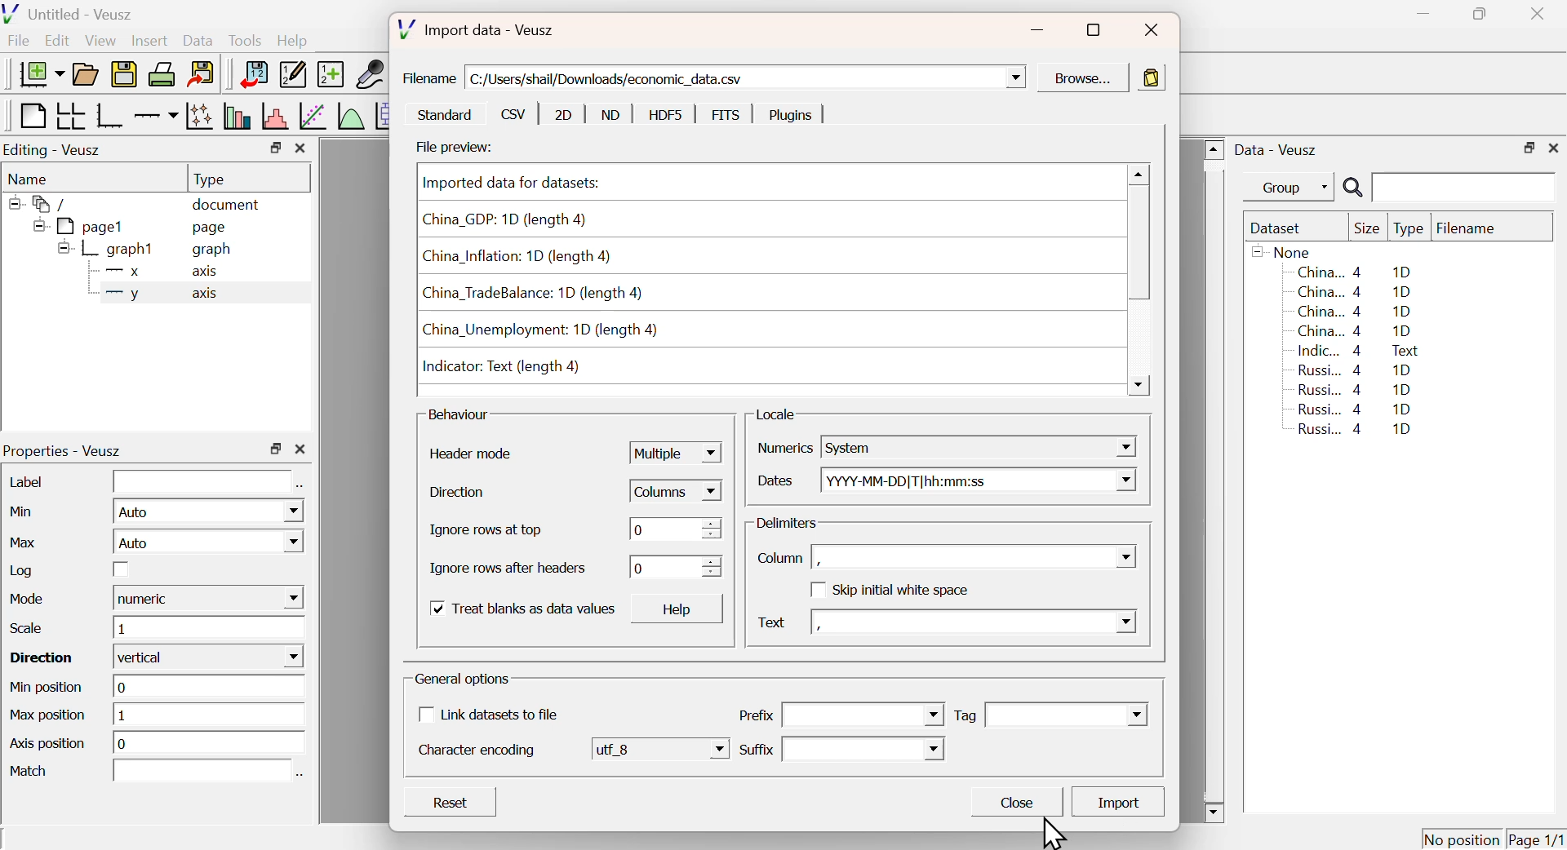  I want to click on Maximize, so click(1094, 30).